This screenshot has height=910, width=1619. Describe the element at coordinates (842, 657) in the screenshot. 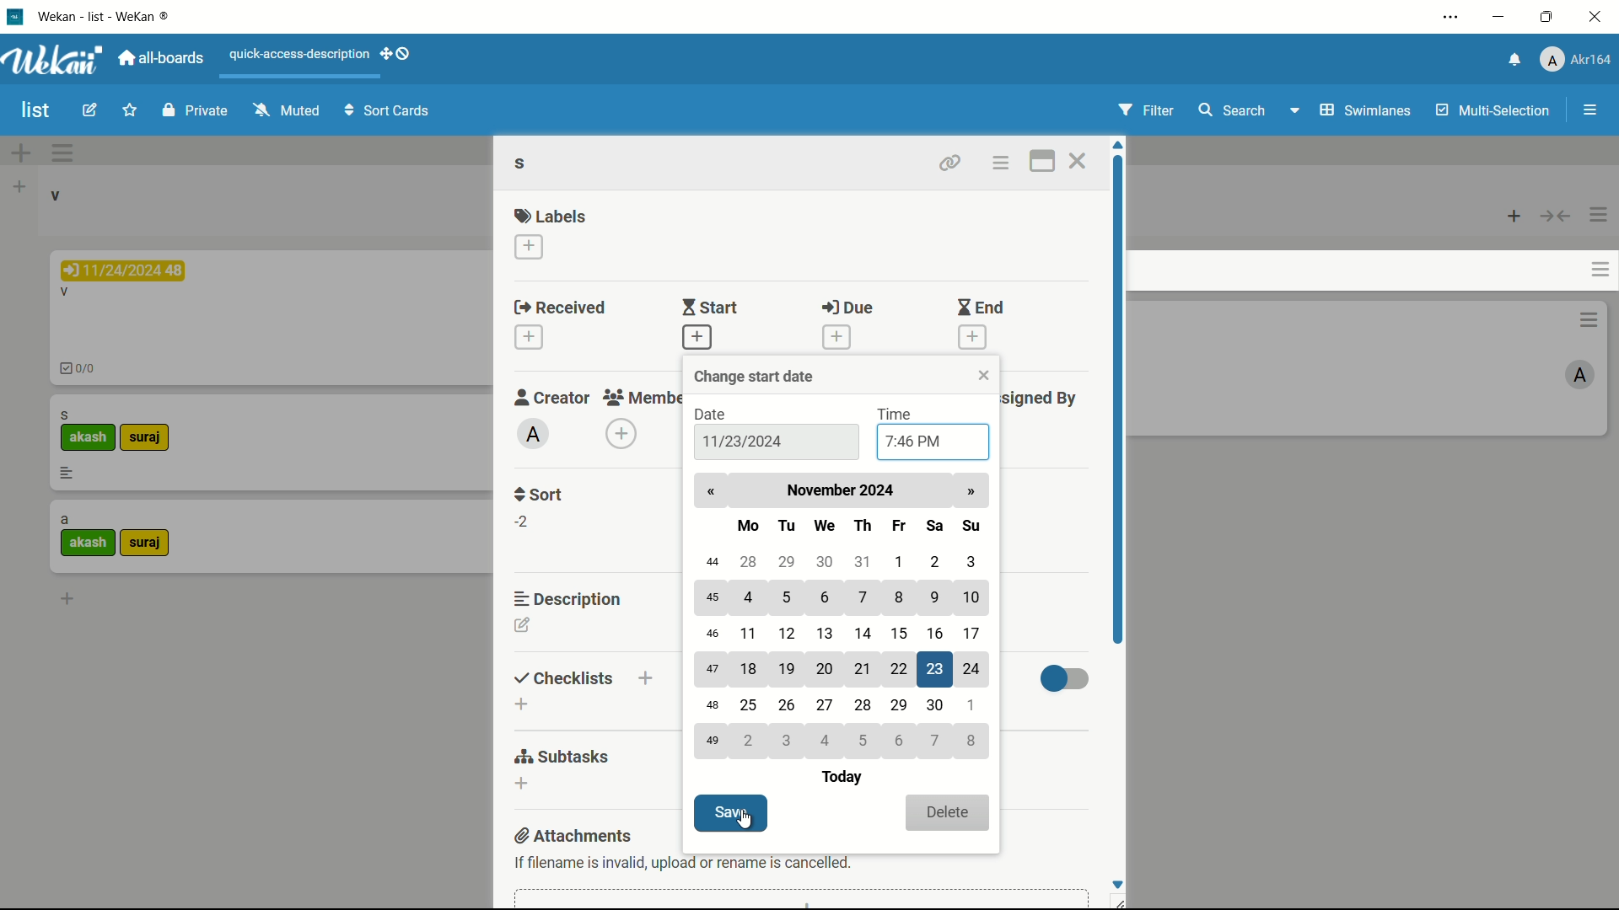

I see `dates` at that location.